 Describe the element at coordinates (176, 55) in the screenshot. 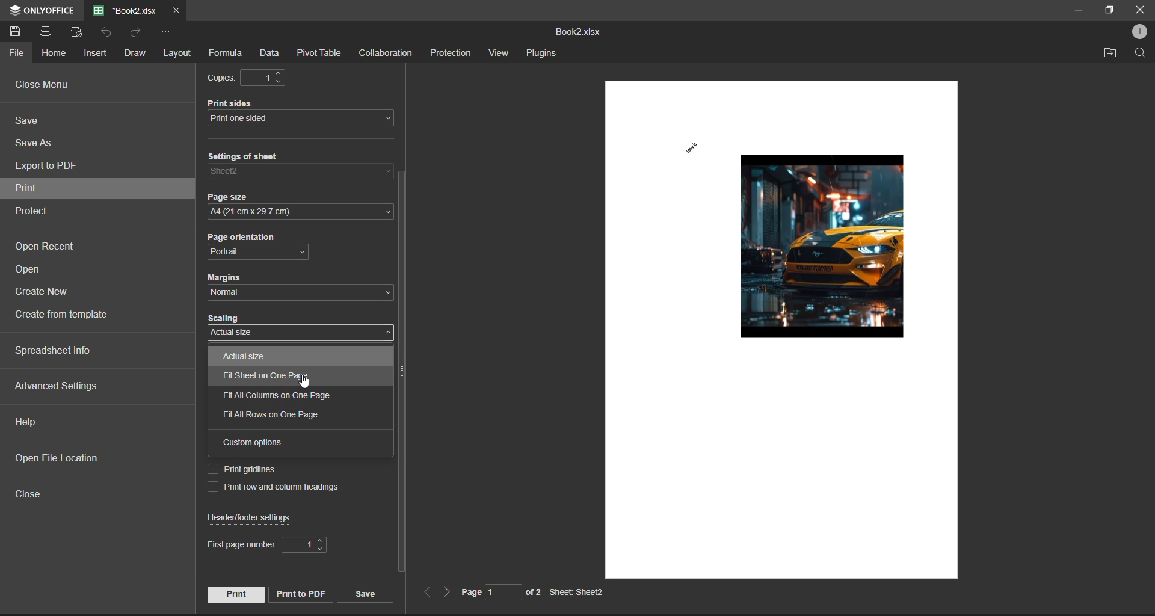

I see `layout` at that location.